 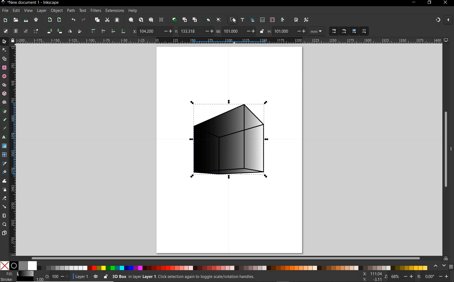 What do you see at coordinates (5, 190) in the screenshot?
I see `SPRAY TOOL` at bounding box center [5, 190].